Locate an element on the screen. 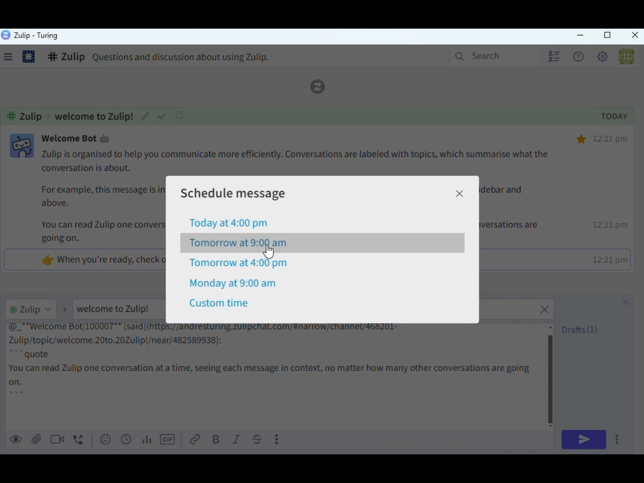 The image size is (644, 483). Menu is located at coordinates (12, 59).